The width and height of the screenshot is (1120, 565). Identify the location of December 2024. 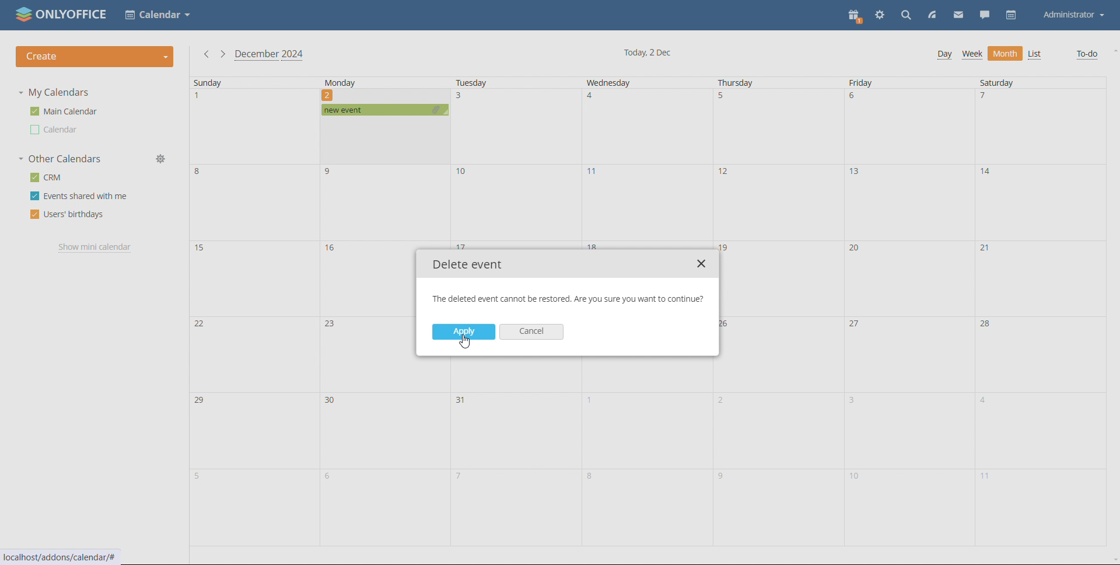
(271, 54).